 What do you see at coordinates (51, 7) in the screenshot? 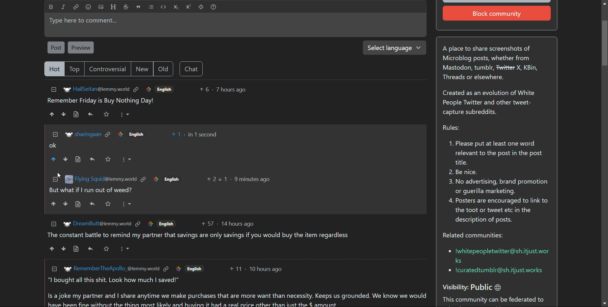
I see `bold` at bounding box center [51, 7].